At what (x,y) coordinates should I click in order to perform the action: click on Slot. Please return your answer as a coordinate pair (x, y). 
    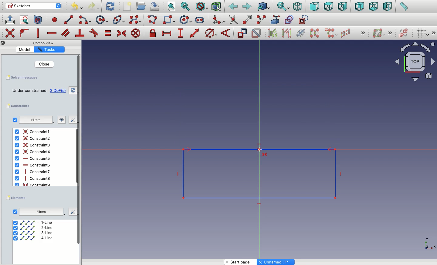
    Looking at the image, I should click on (200, 20).